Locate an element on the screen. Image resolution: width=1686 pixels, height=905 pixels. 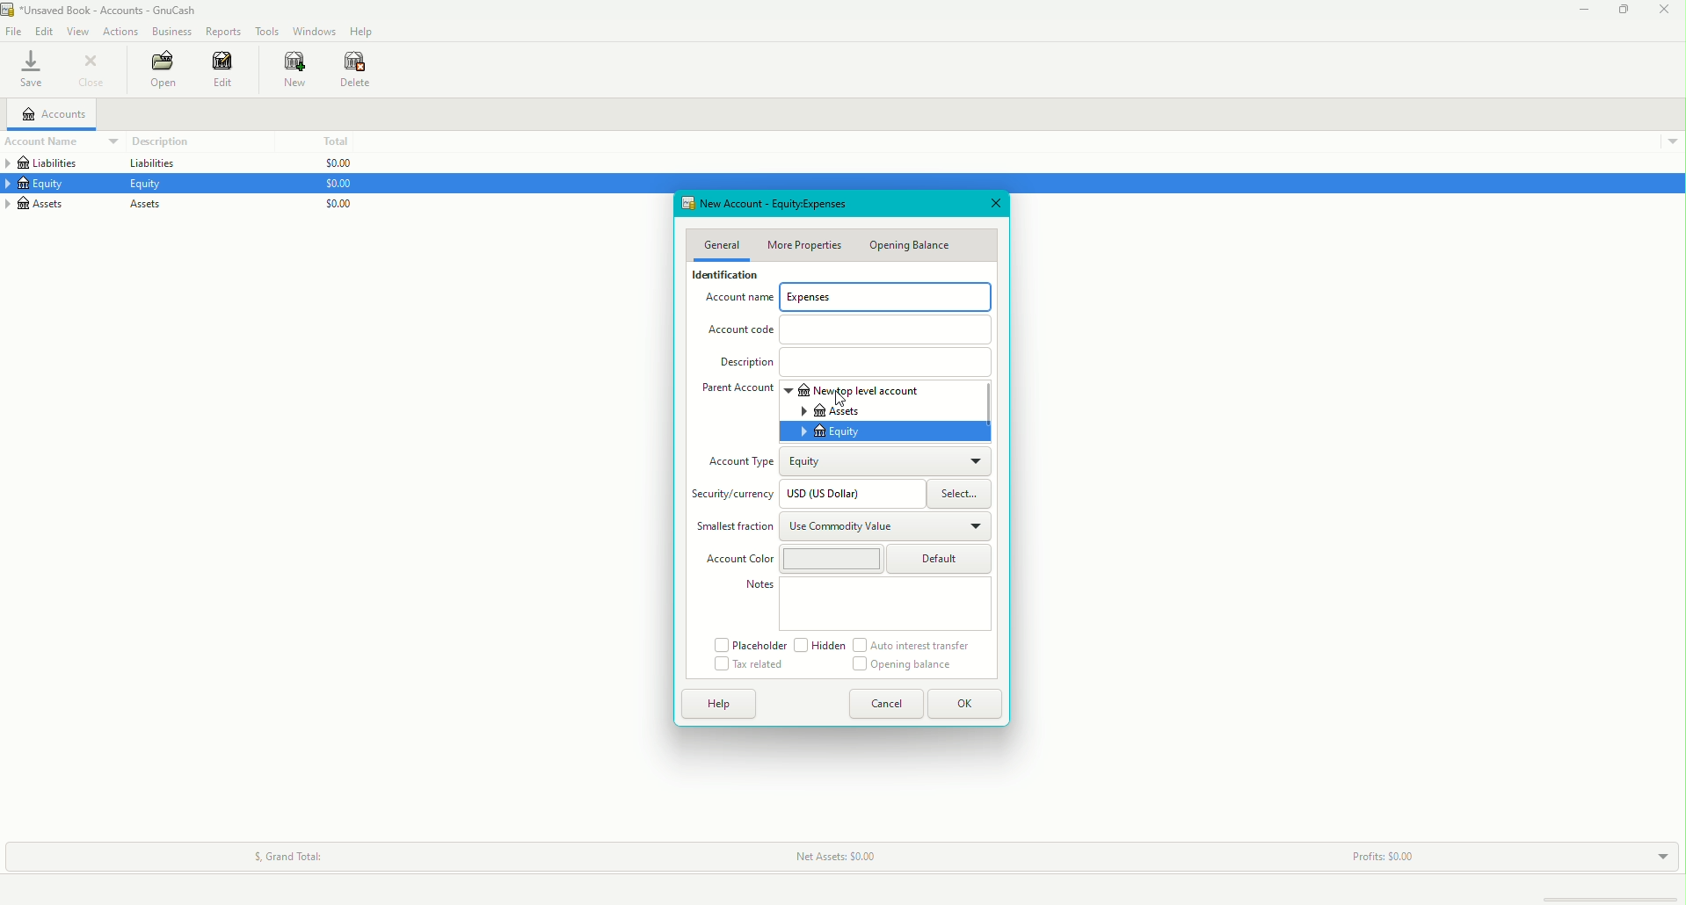
Liabilities is located at coordinates (149, 164).